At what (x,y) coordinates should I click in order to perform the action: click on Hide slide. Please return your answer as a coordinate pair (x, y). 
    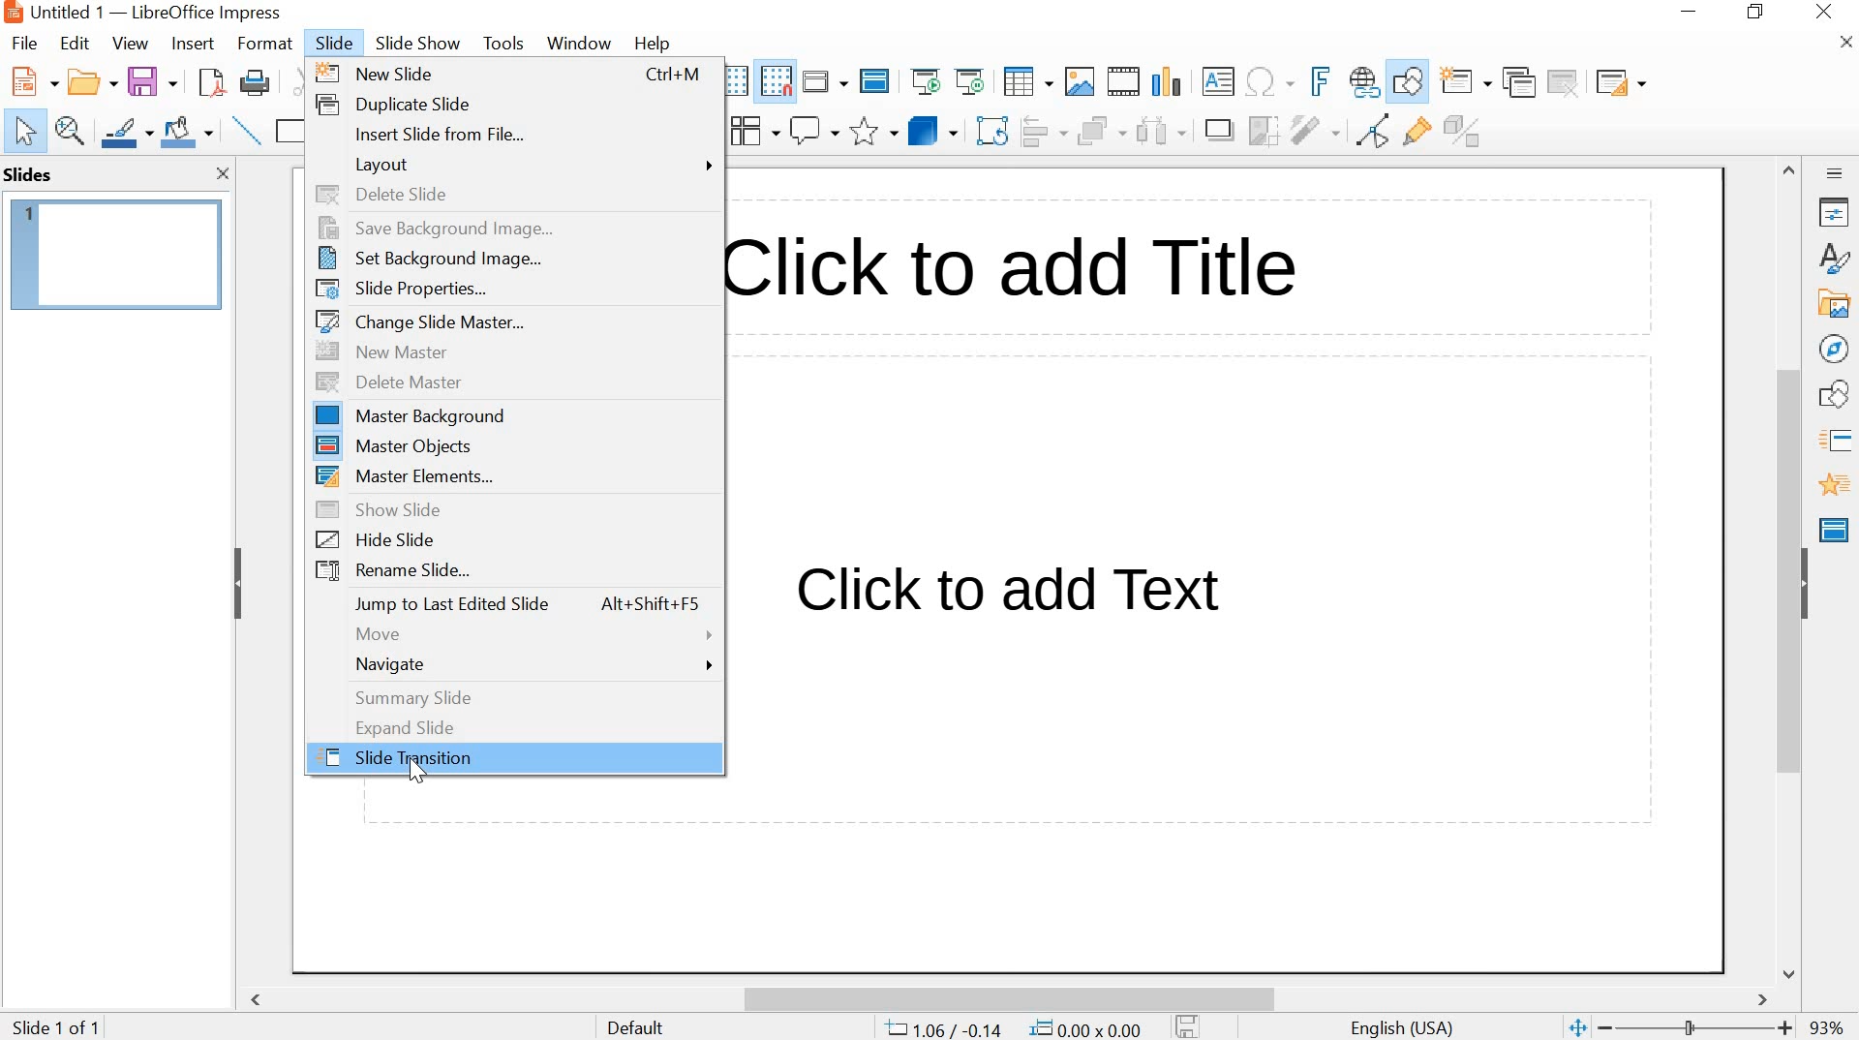
    Looking at the image, I should click on (509, 538).